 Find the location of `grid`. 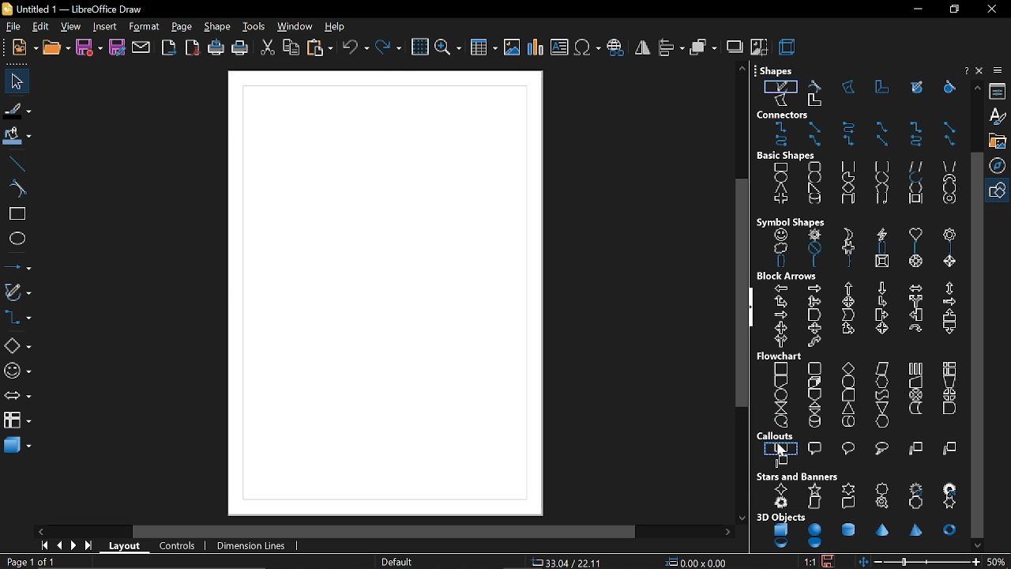

grid is located at coordinates (419, 48).